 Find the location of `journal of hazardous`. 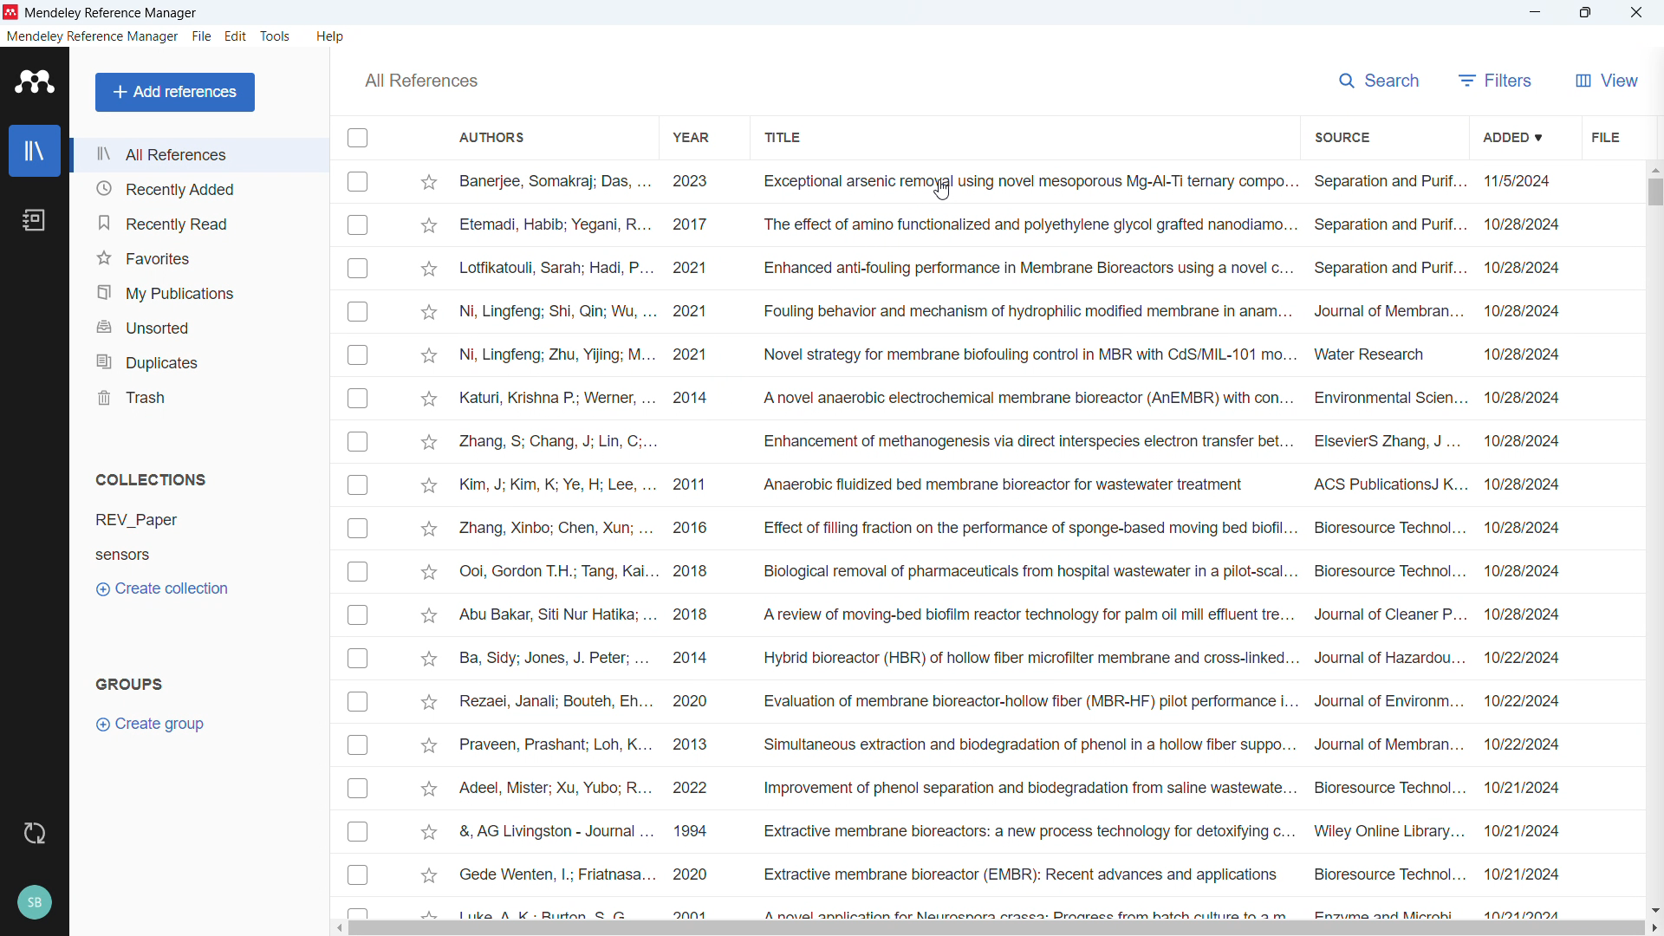

journal of hazardous is located at coordinates (1388, 657).